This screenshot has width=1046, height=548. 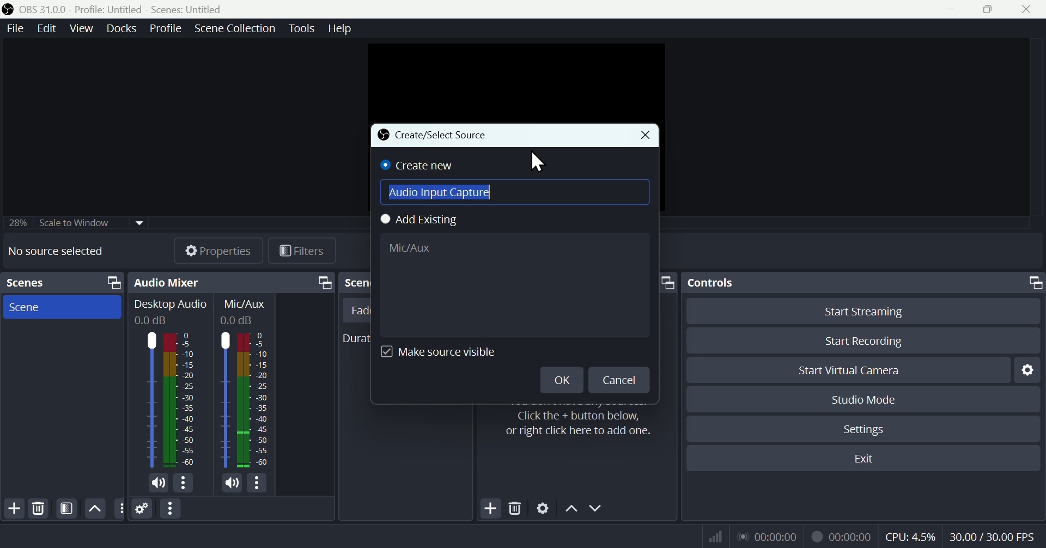 I want to click on Restore, so click(x=990, y=9).